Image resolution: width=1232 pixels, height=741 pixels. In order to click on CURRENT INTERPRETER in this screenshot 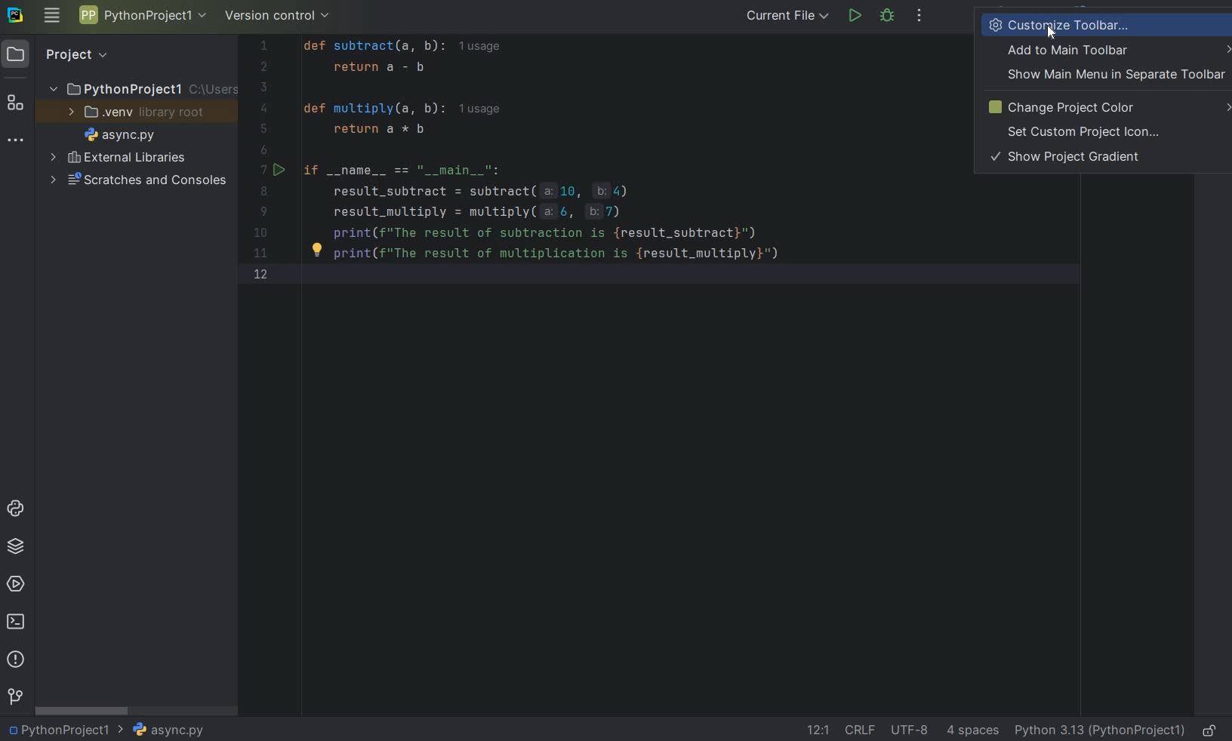, I will do `click(1099, 730)`.